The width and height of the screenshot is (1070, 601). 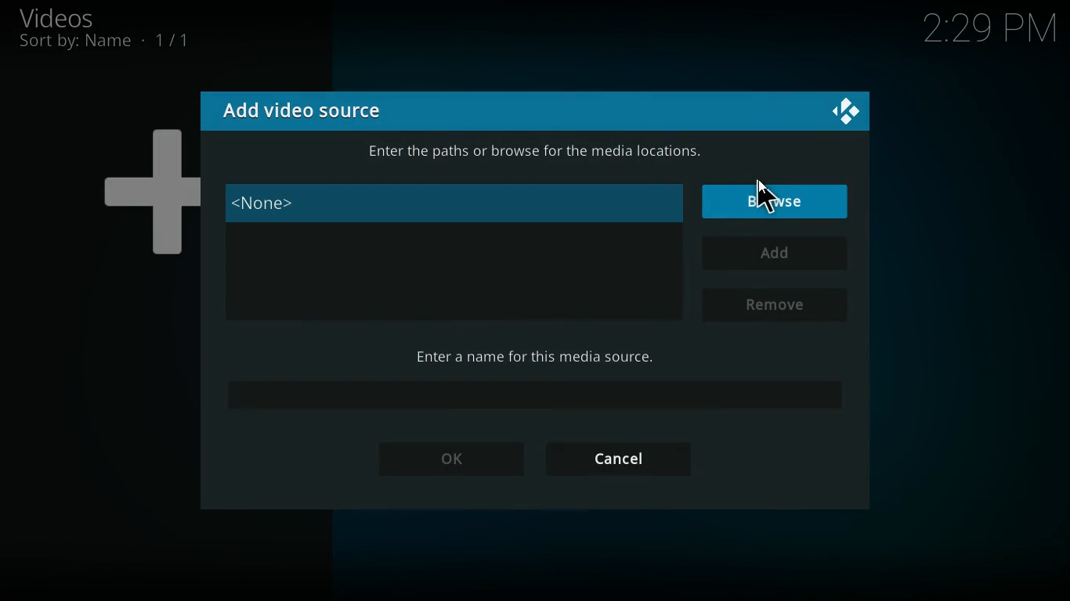 I want to click on cancel, so click(x=625, y=459).